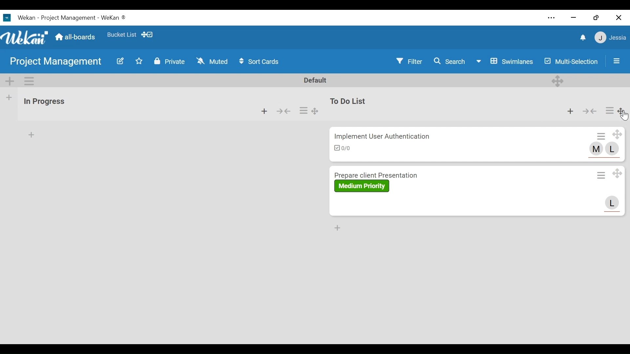  Describe the element at coordinates (570, 61) in the screenshot. I see `Multi-Selection` at that location.